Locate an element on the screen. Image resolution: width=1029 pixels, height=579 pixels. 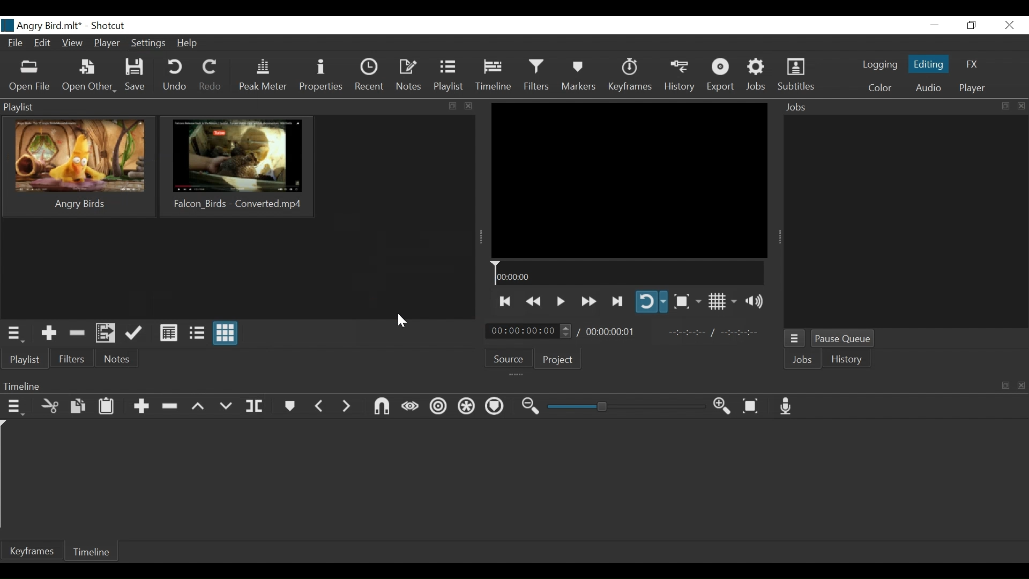
Zoom timeline out is located at coordinates (530, 409).